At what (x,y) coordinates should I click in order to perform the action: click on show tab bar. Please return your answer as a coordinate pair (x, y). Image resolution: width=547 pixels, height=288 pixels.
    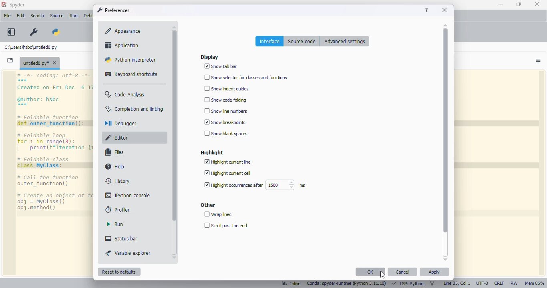
    Looking at the image, I should click on (221, 66).